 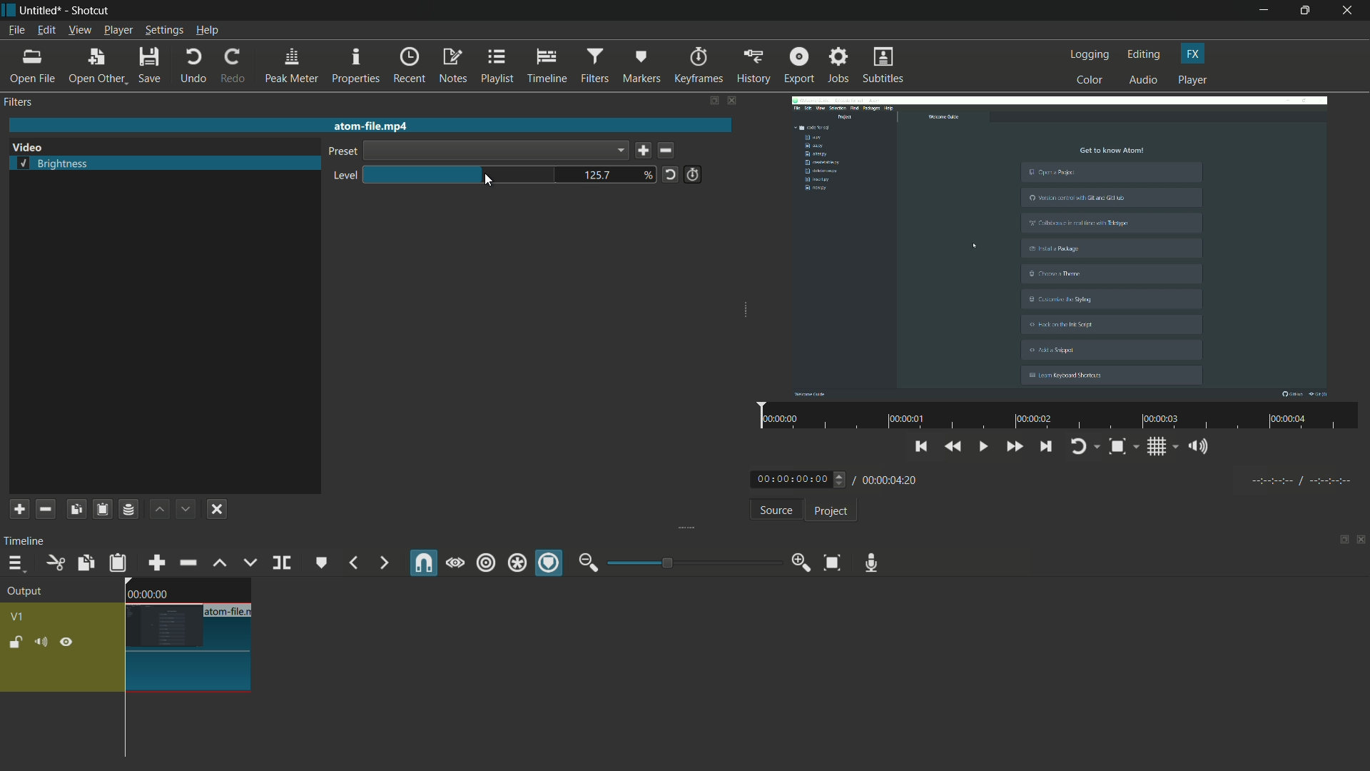 I want to click on remove selected filter, so click(x=46, y=509).